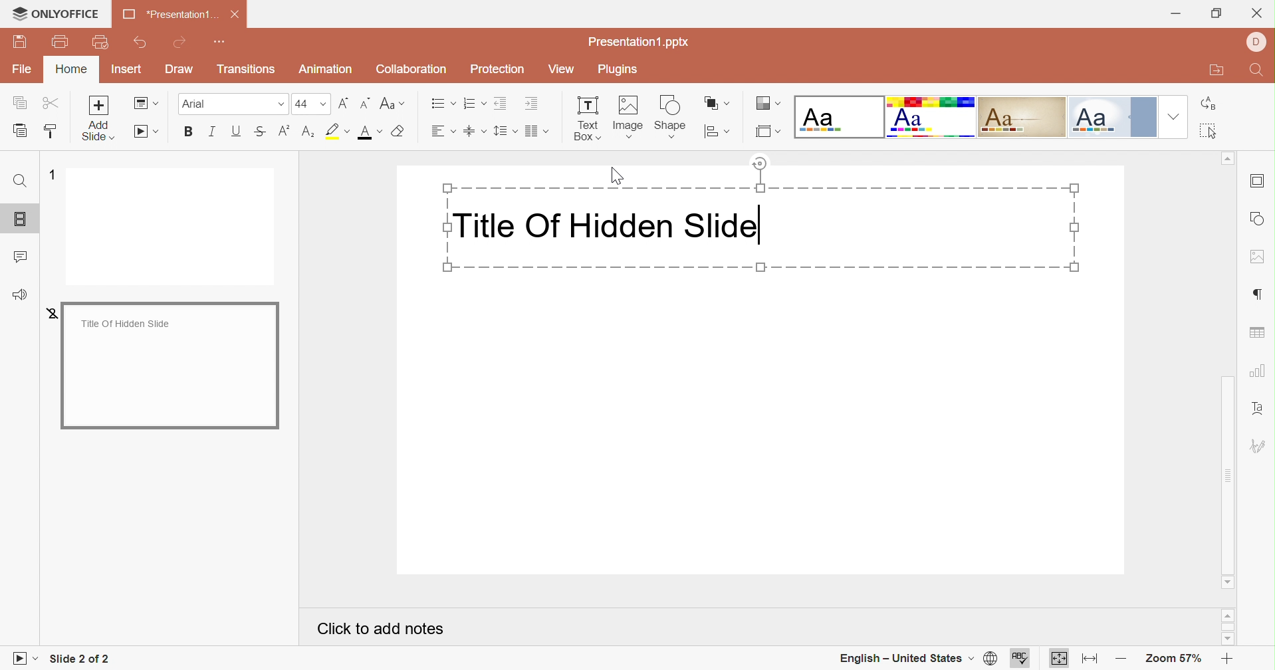  I want to click on Spell checking, so click(1018, 659).